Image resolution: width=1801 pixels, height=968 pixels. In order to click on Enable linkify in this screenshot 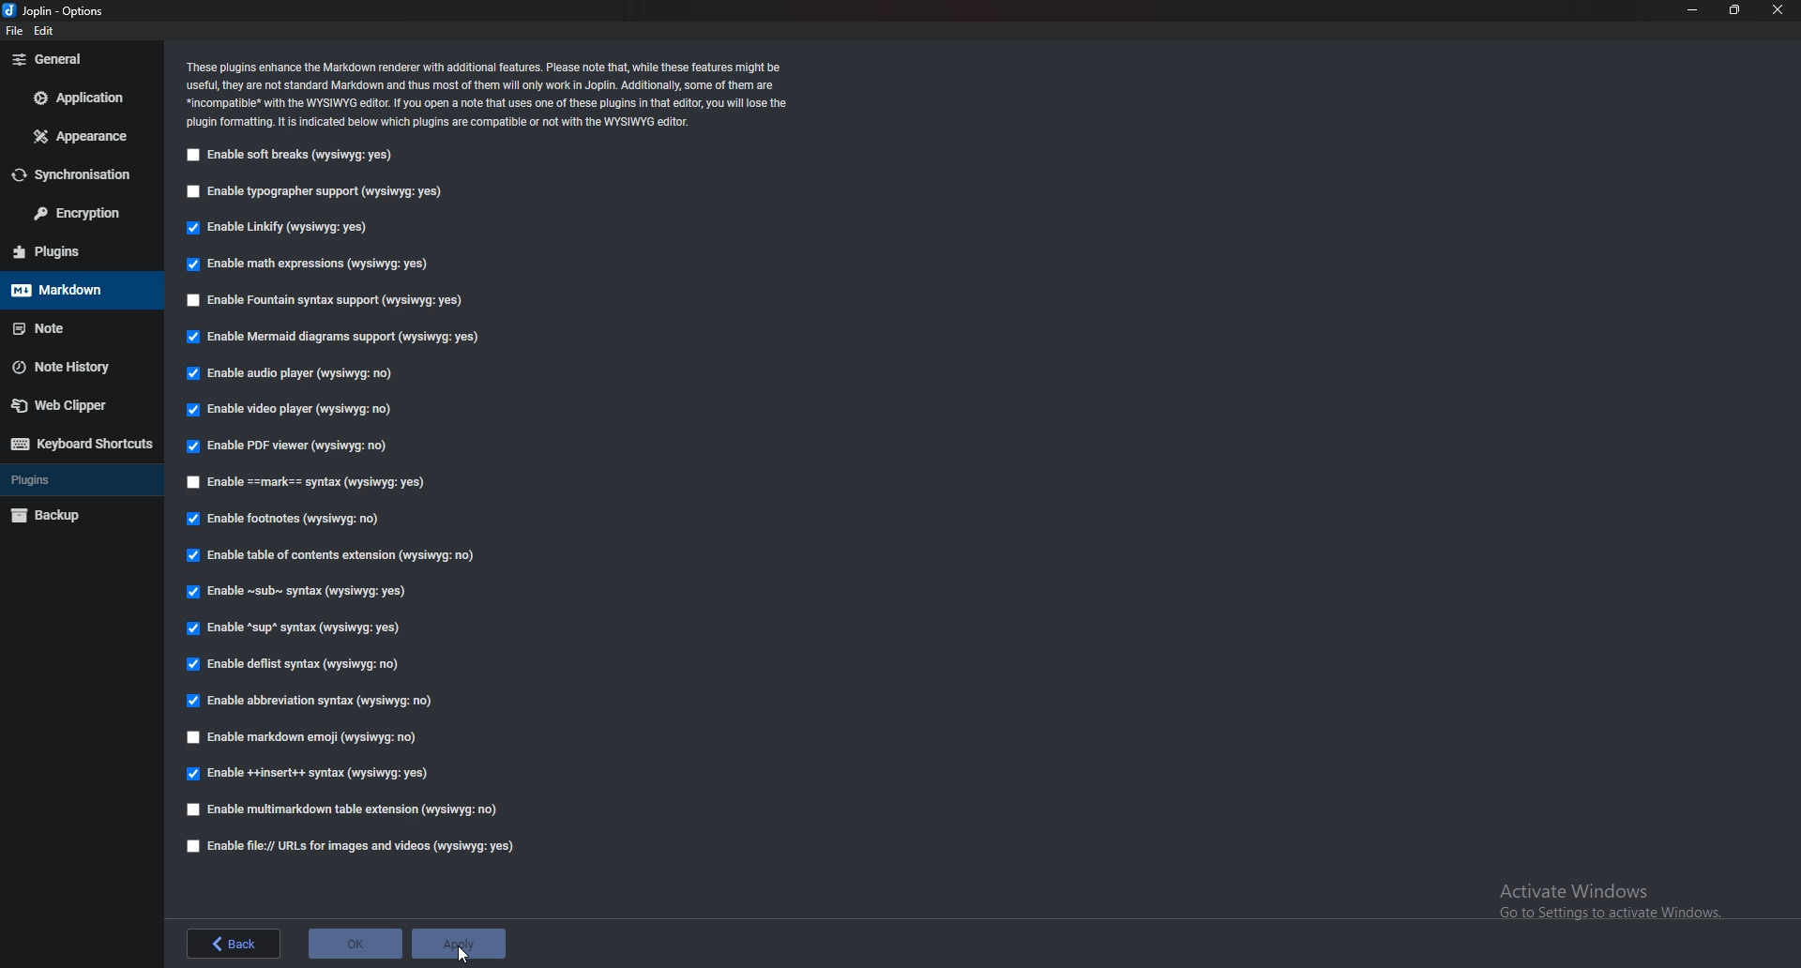, I will do `click(281, 227)`.